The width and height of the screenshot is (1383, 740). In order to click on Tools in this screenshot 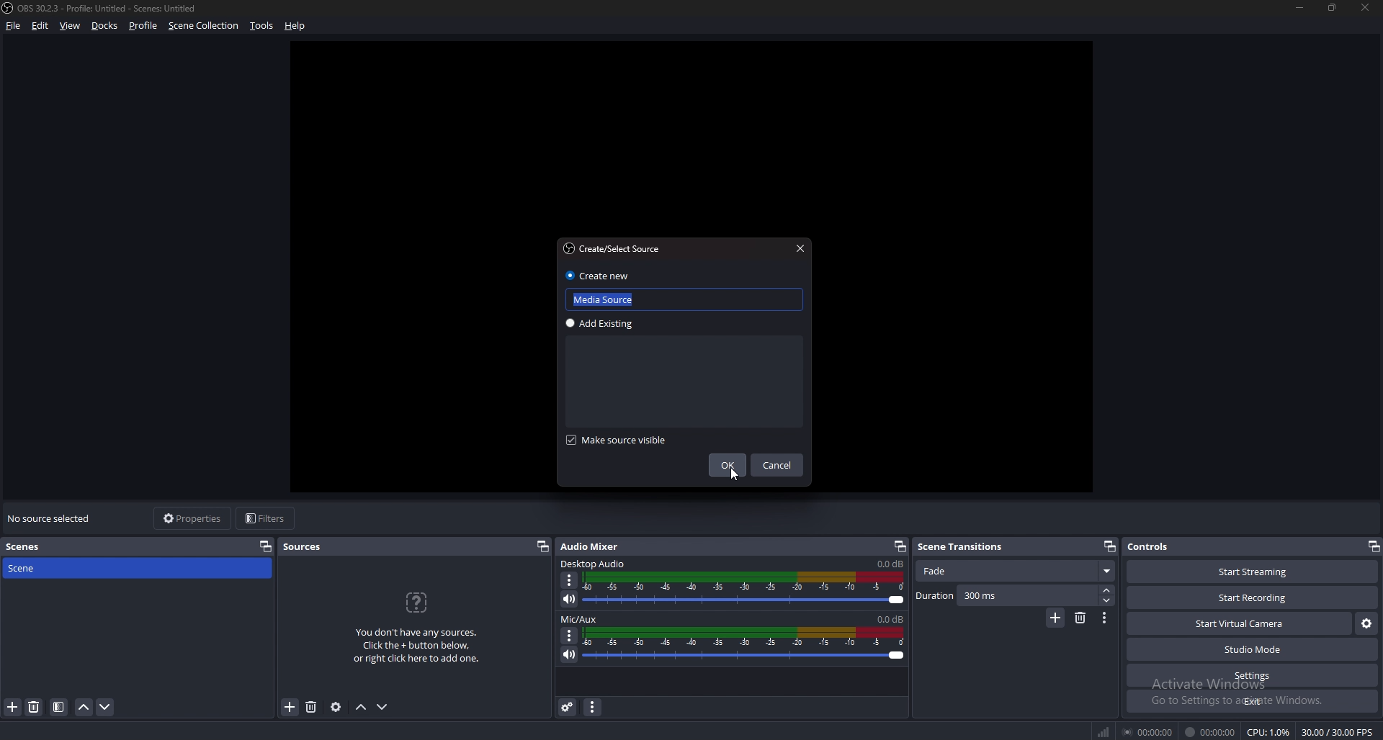, I will do `click(262, 26)`.